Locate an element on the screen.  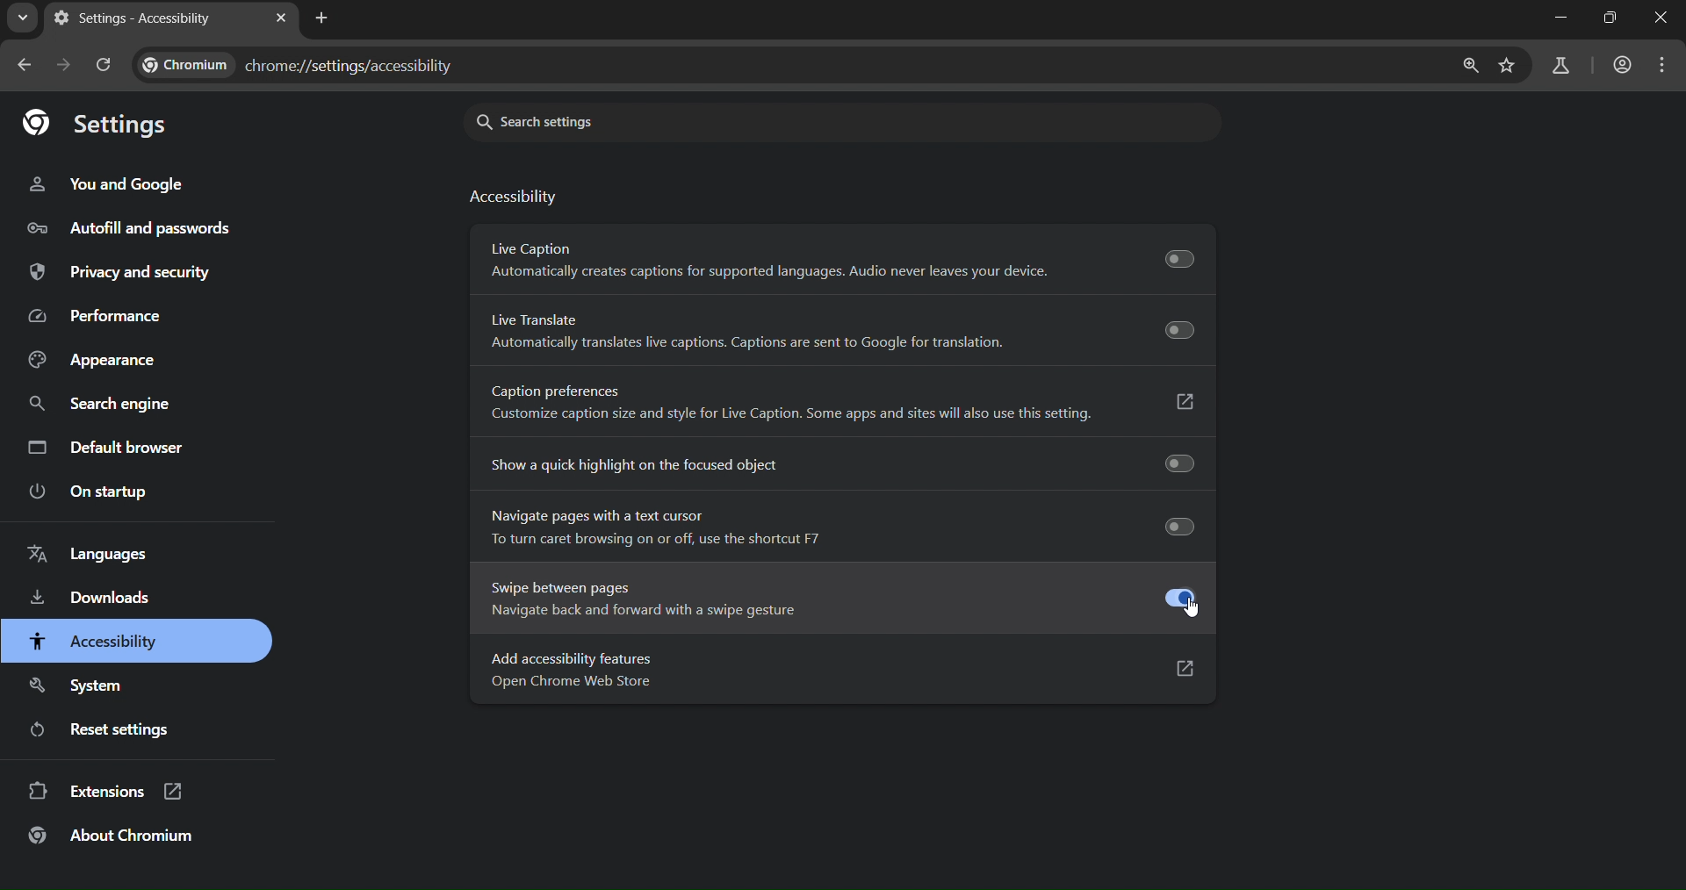
Show a quick highlight on the focused object is located at coordinates (832, 467).